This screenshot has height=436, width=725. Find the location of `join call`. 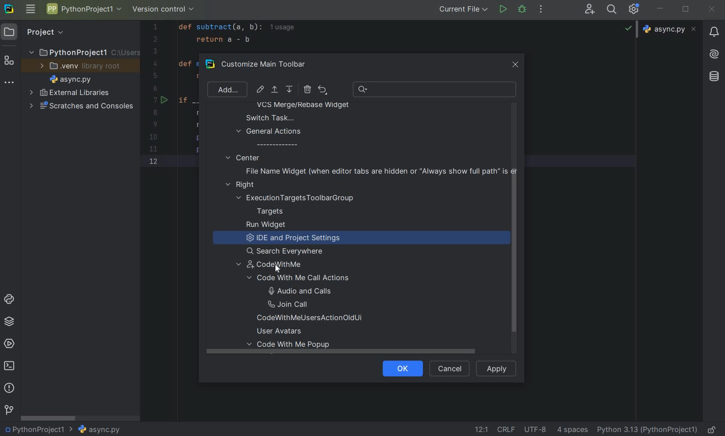

join call is located at coordinates (299, 305).